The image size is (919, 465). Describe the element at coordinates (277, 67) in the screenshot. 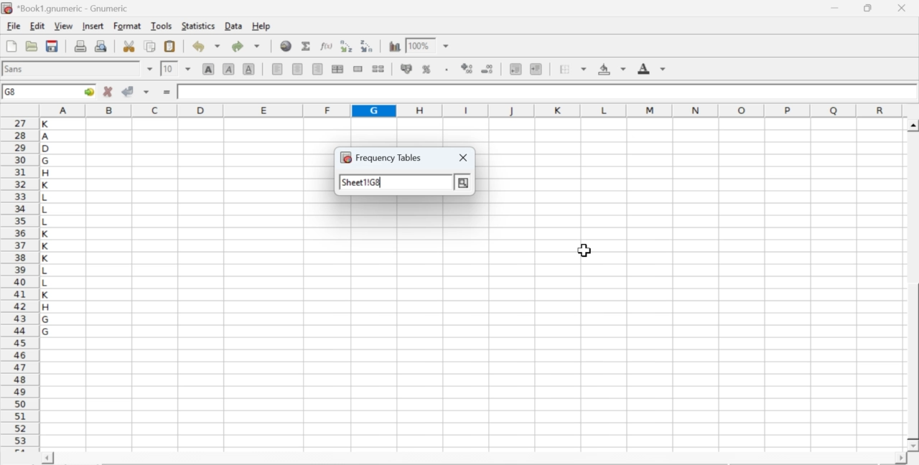

I see `align left` at that location.